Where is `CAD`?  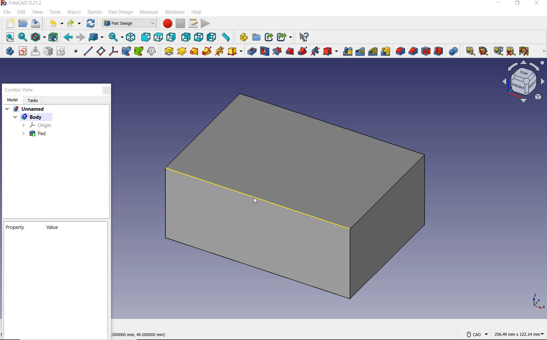
CAD is located at coordinates (477, 334).